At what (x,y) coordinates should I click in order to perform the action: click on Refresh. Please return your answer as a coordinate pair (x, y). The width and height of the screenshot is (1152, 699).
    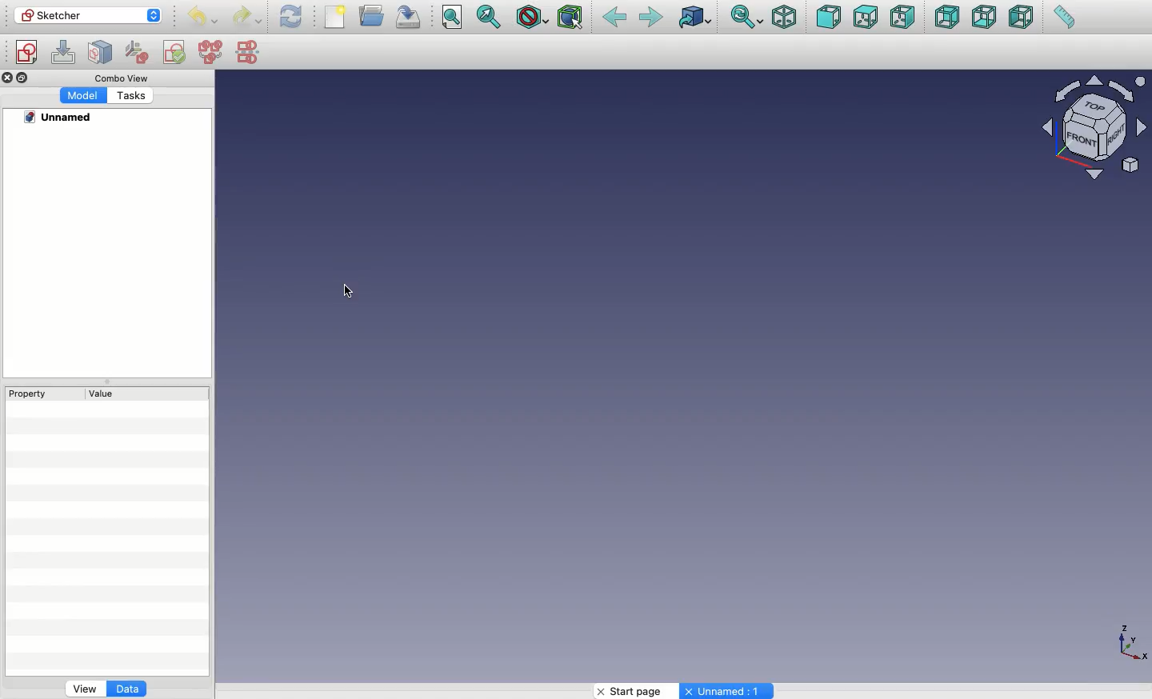
    Looking at the image, I should click on (292, 18).